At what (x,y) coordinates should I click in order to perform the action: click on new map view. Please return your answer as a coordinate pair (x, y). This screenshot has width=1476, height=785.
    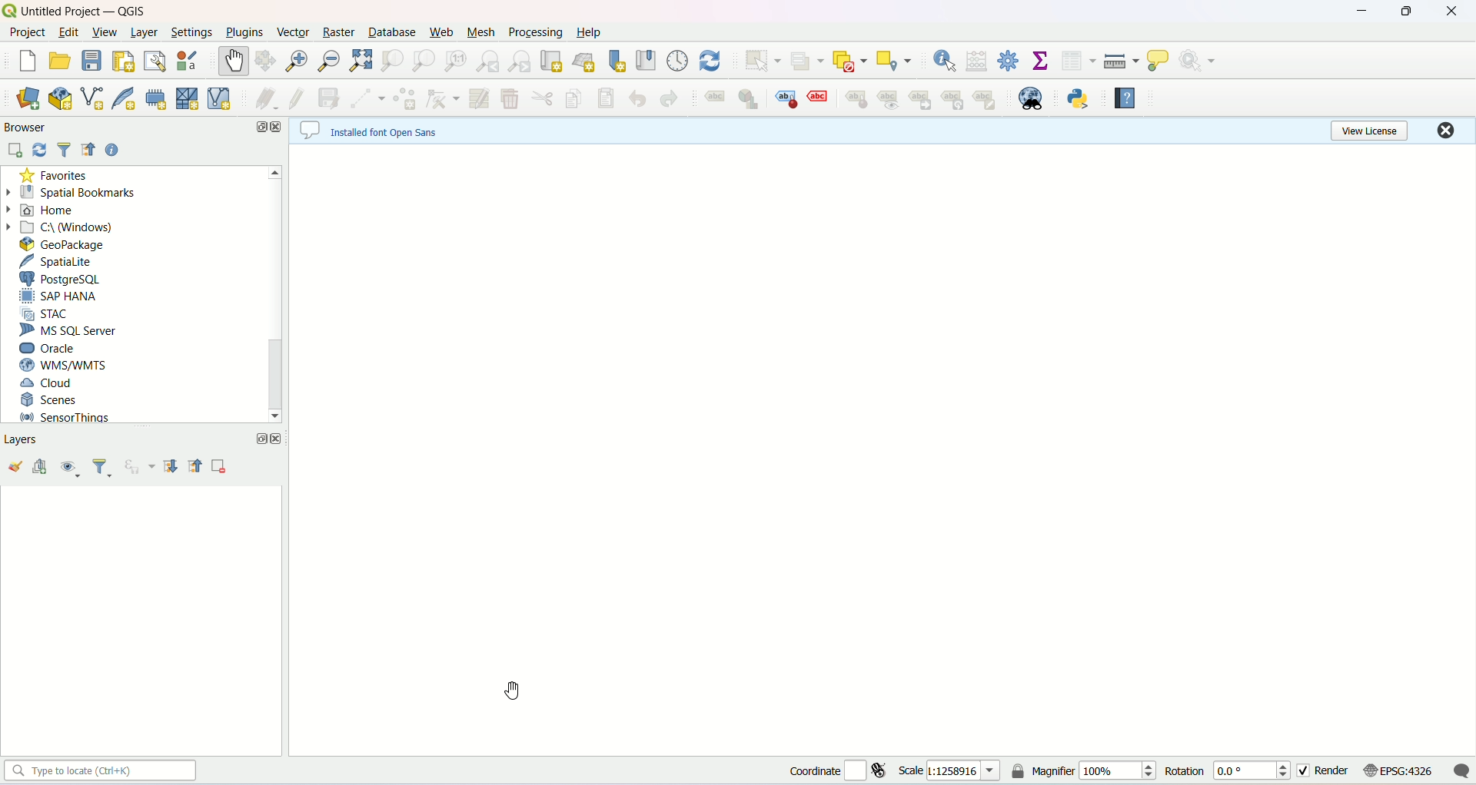
    Looking at the image, I should click on (554, 61).